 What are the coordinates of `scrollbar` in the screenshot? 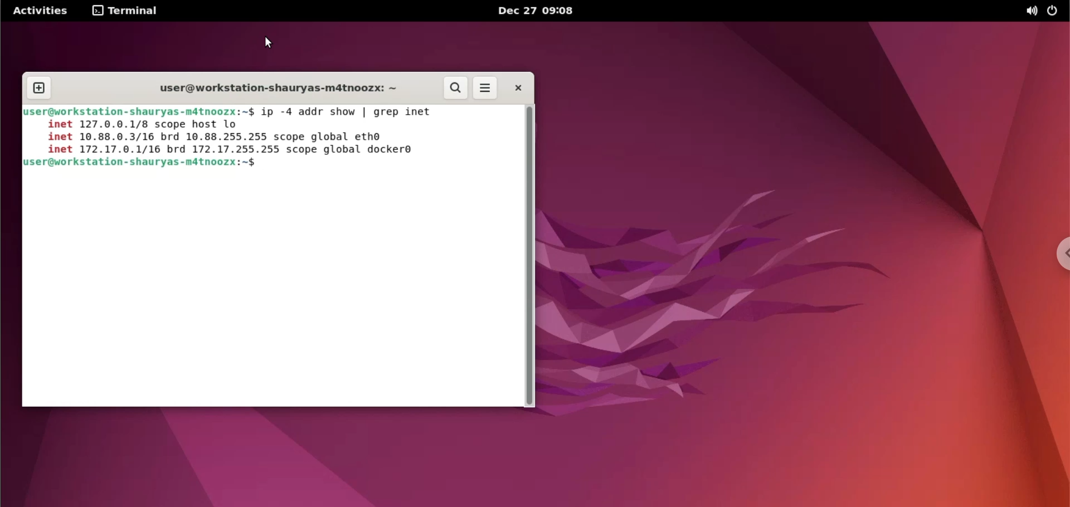 It's located at (531, 255).